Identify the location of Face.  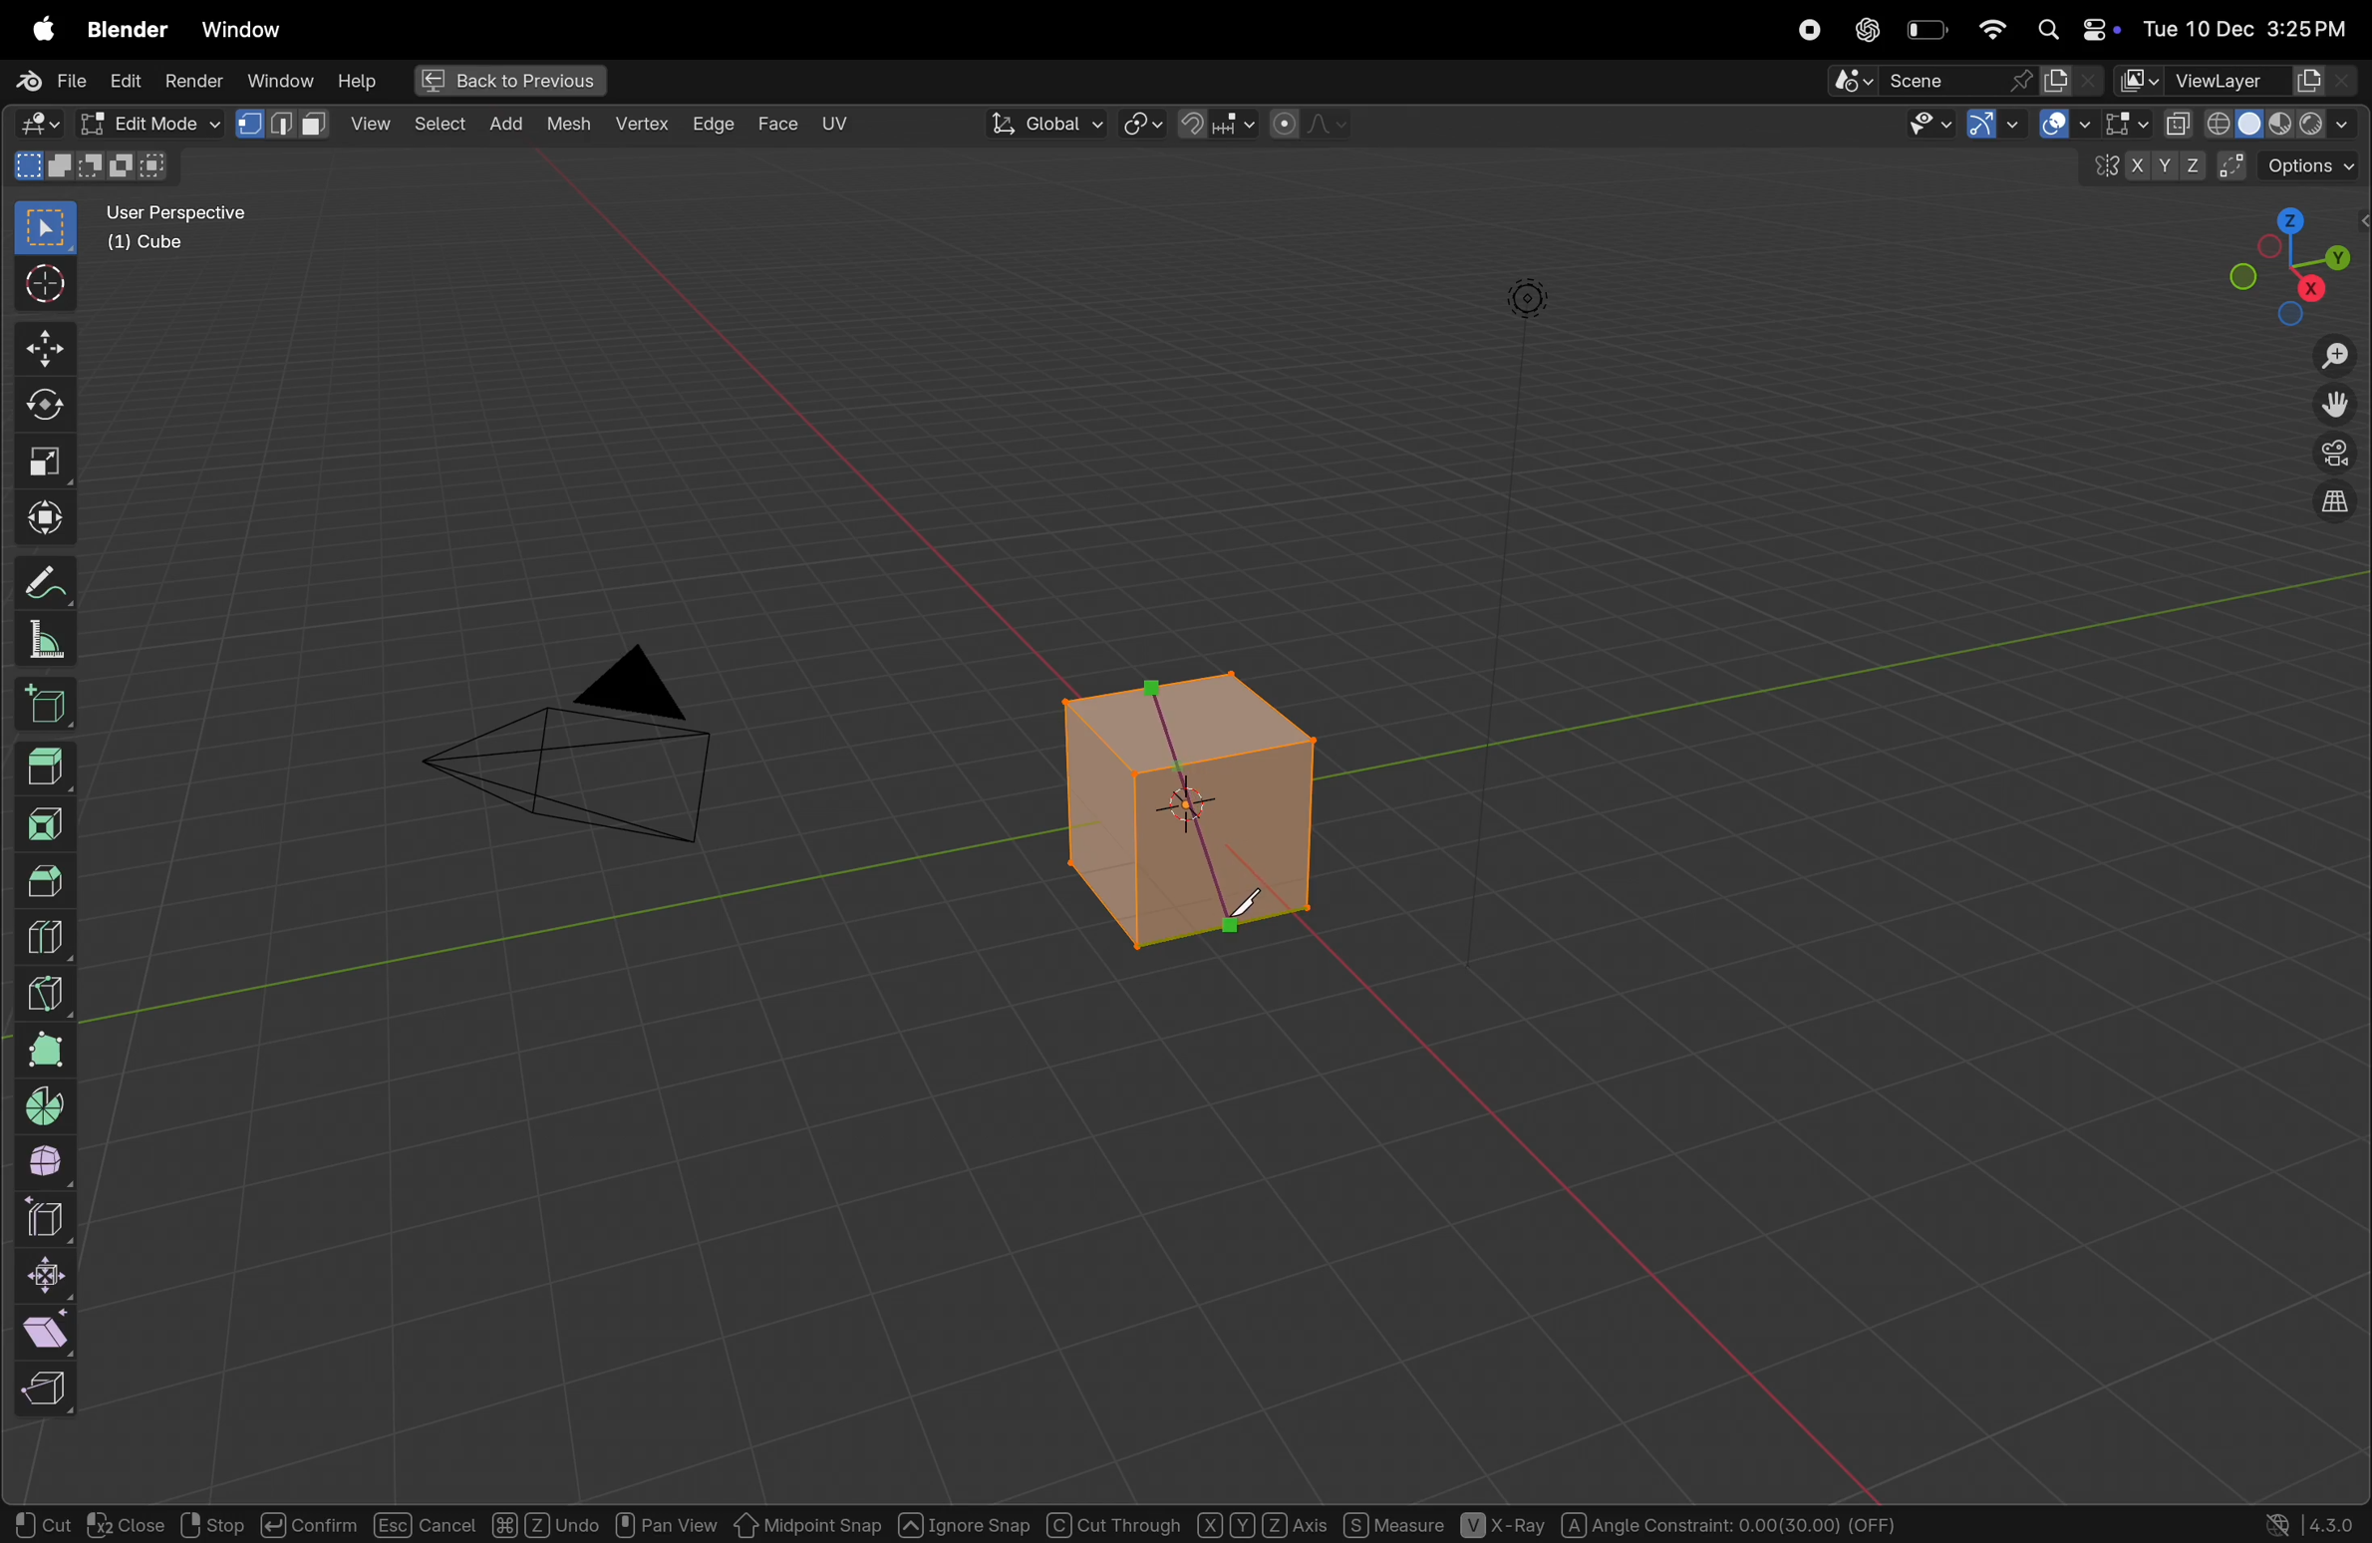
(780, 123).